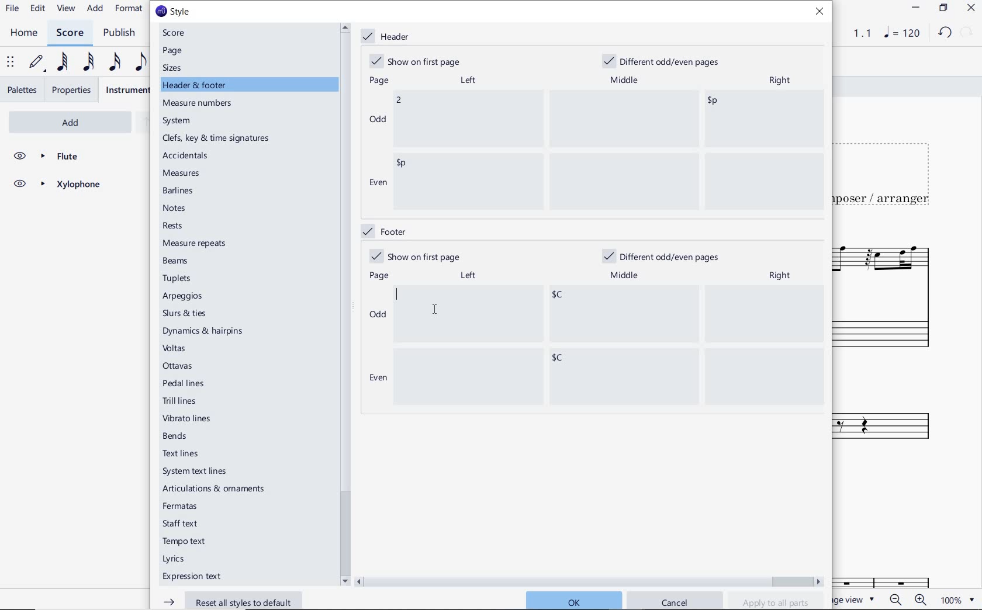 The image size is (982, 610). I want to click on sizes, so click(175, 68).